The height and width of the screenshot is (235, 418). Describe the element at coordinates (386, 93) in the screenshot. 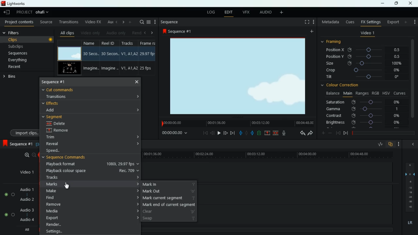

I see `hsv` at that location.